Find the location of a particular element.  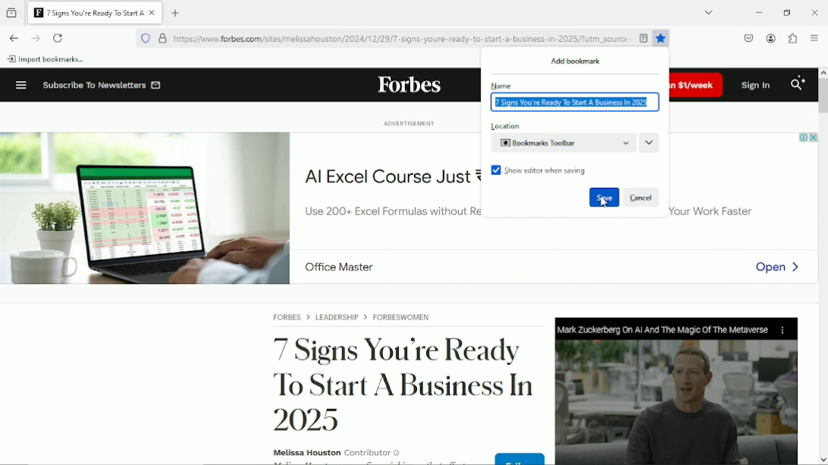

Go back is located at coordinates (13, 38).